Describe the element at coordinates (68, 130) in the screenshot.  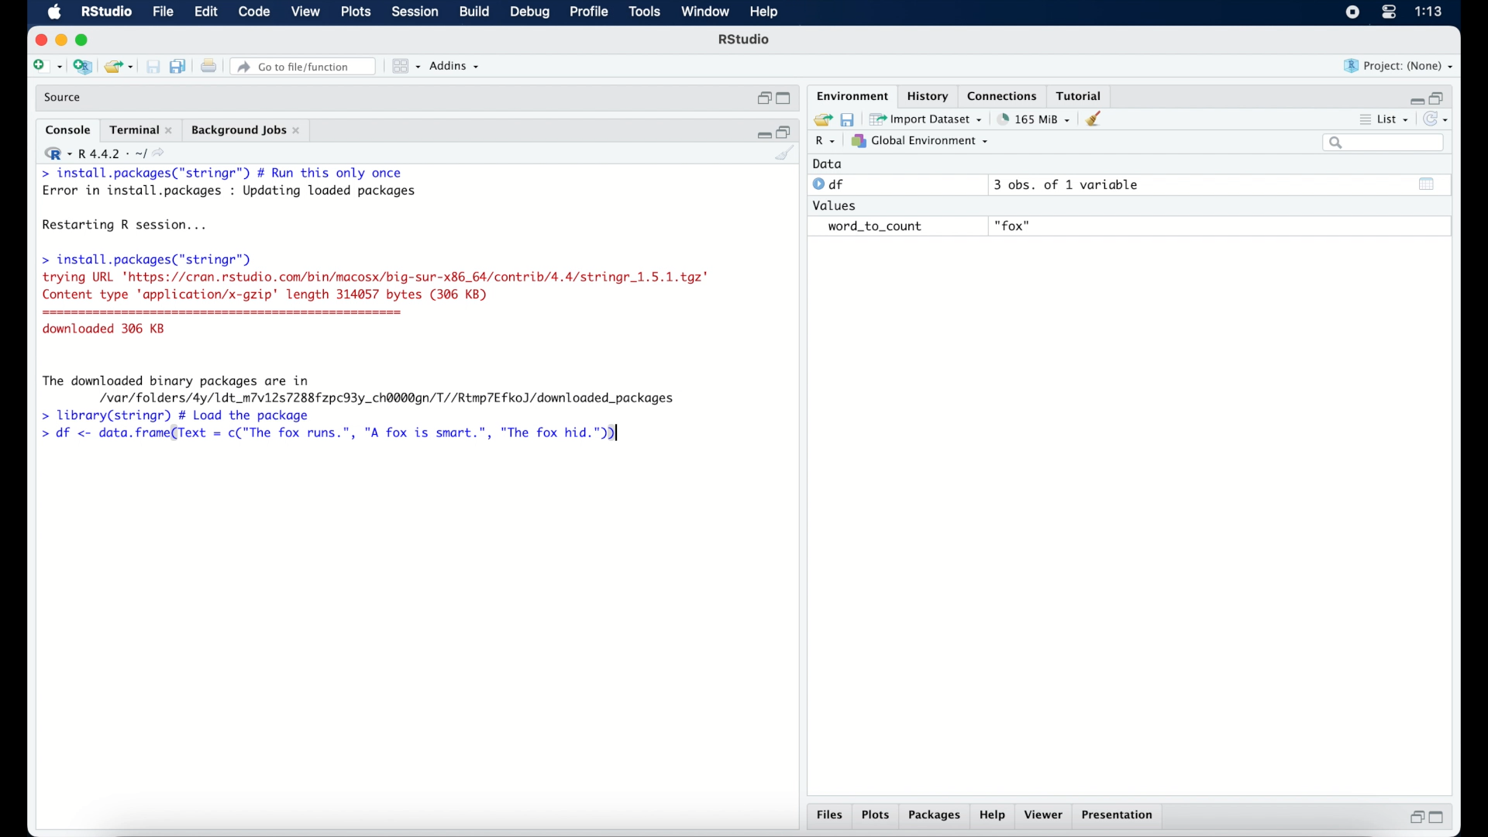
I see `console` at that location.